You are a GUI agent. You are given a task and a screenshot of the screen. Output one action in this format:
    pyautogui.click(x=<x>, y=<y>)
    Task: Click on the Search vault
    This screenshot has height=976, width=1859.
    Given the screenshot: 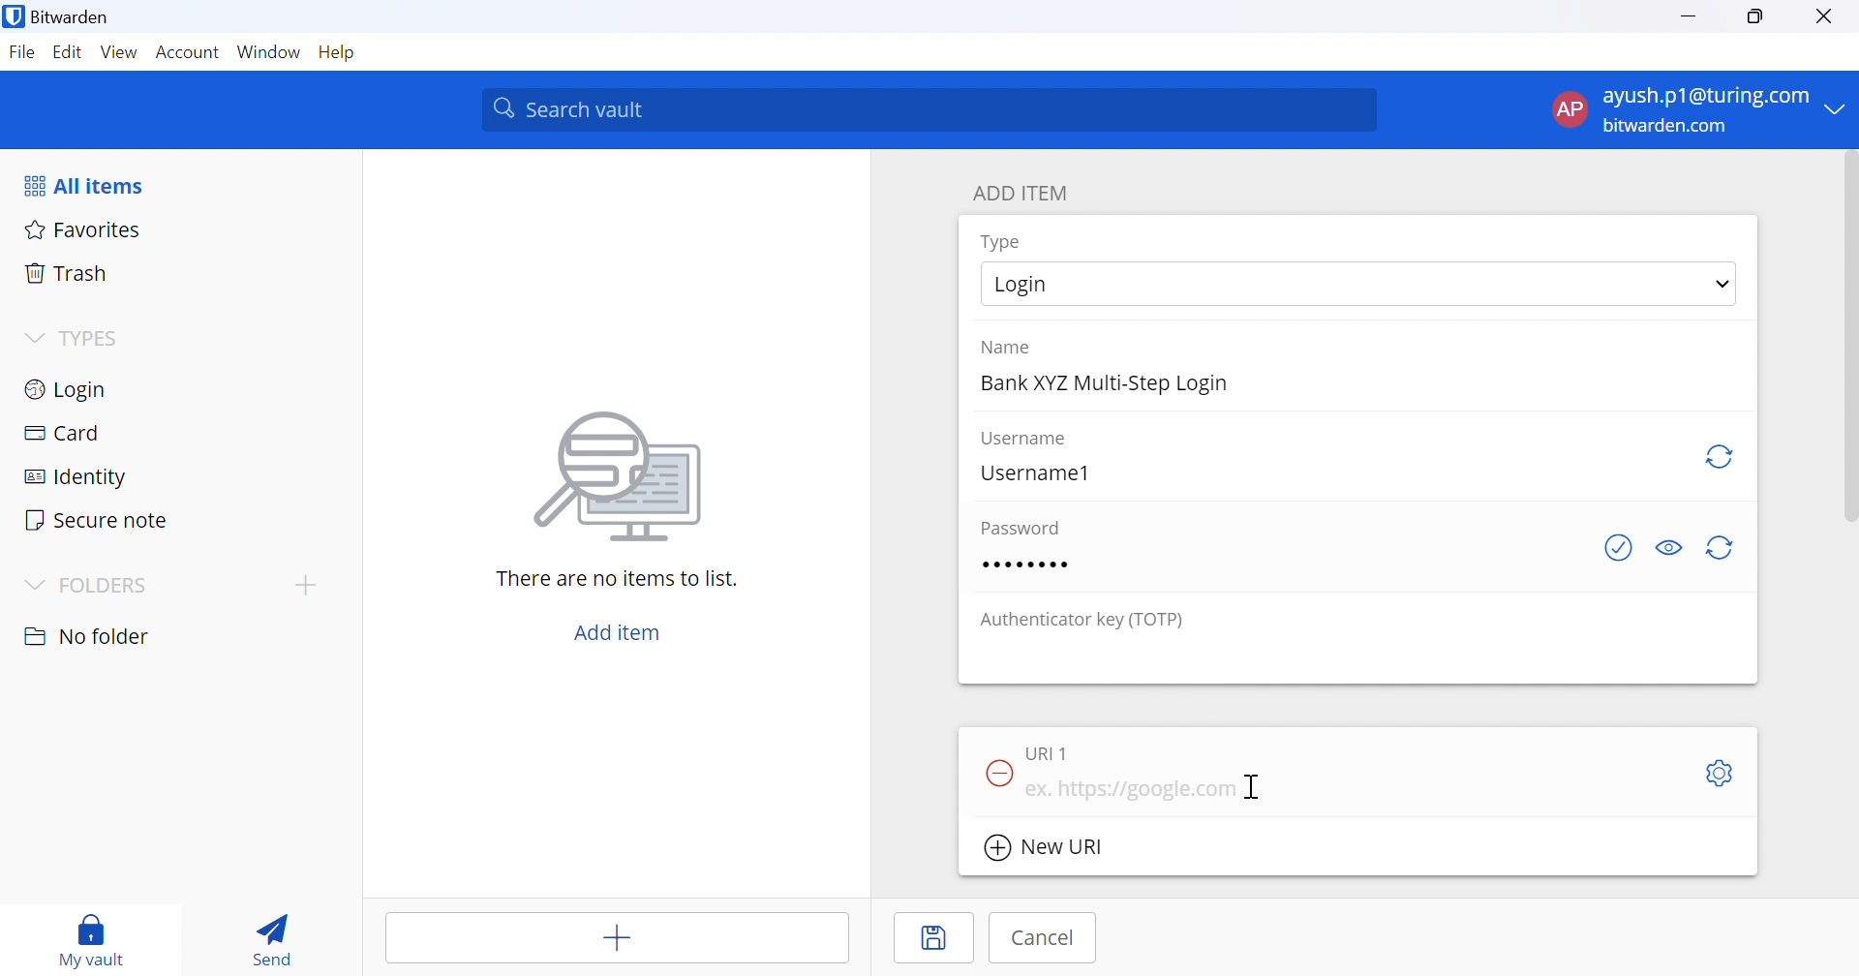 What is the action you would take?
    pyautogui.click(x=931, y=109)
    